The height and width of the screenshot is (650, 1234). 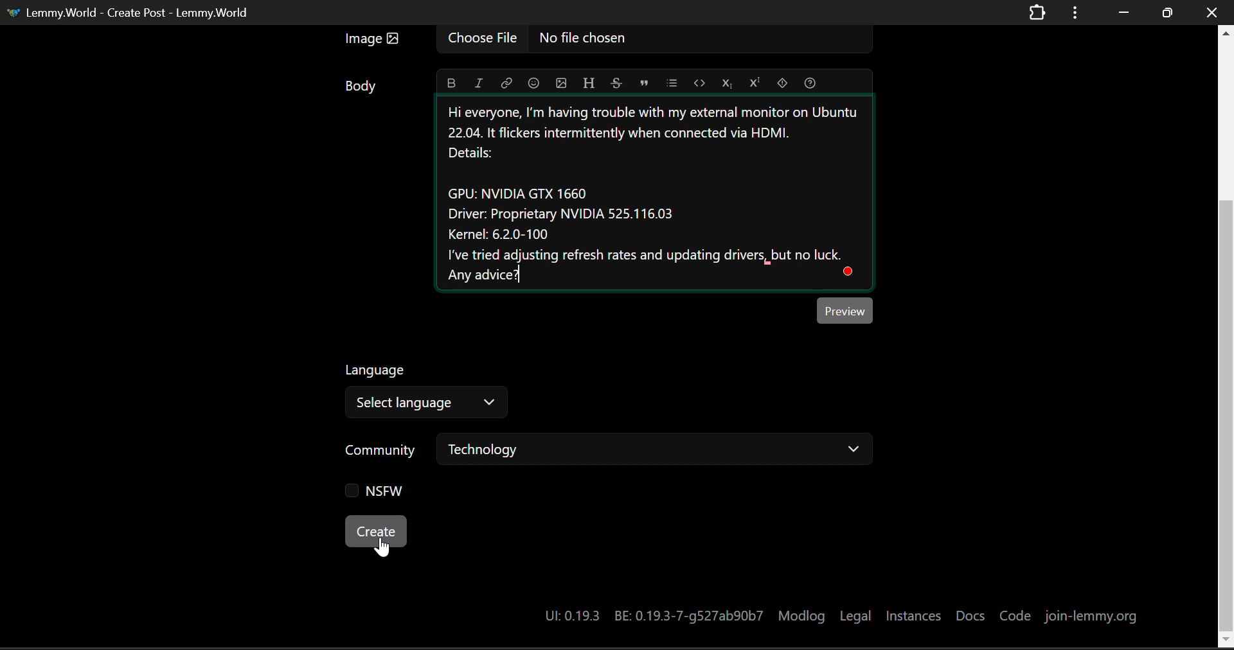 I want to click on Select Post Language , so click(x=424, y=393).